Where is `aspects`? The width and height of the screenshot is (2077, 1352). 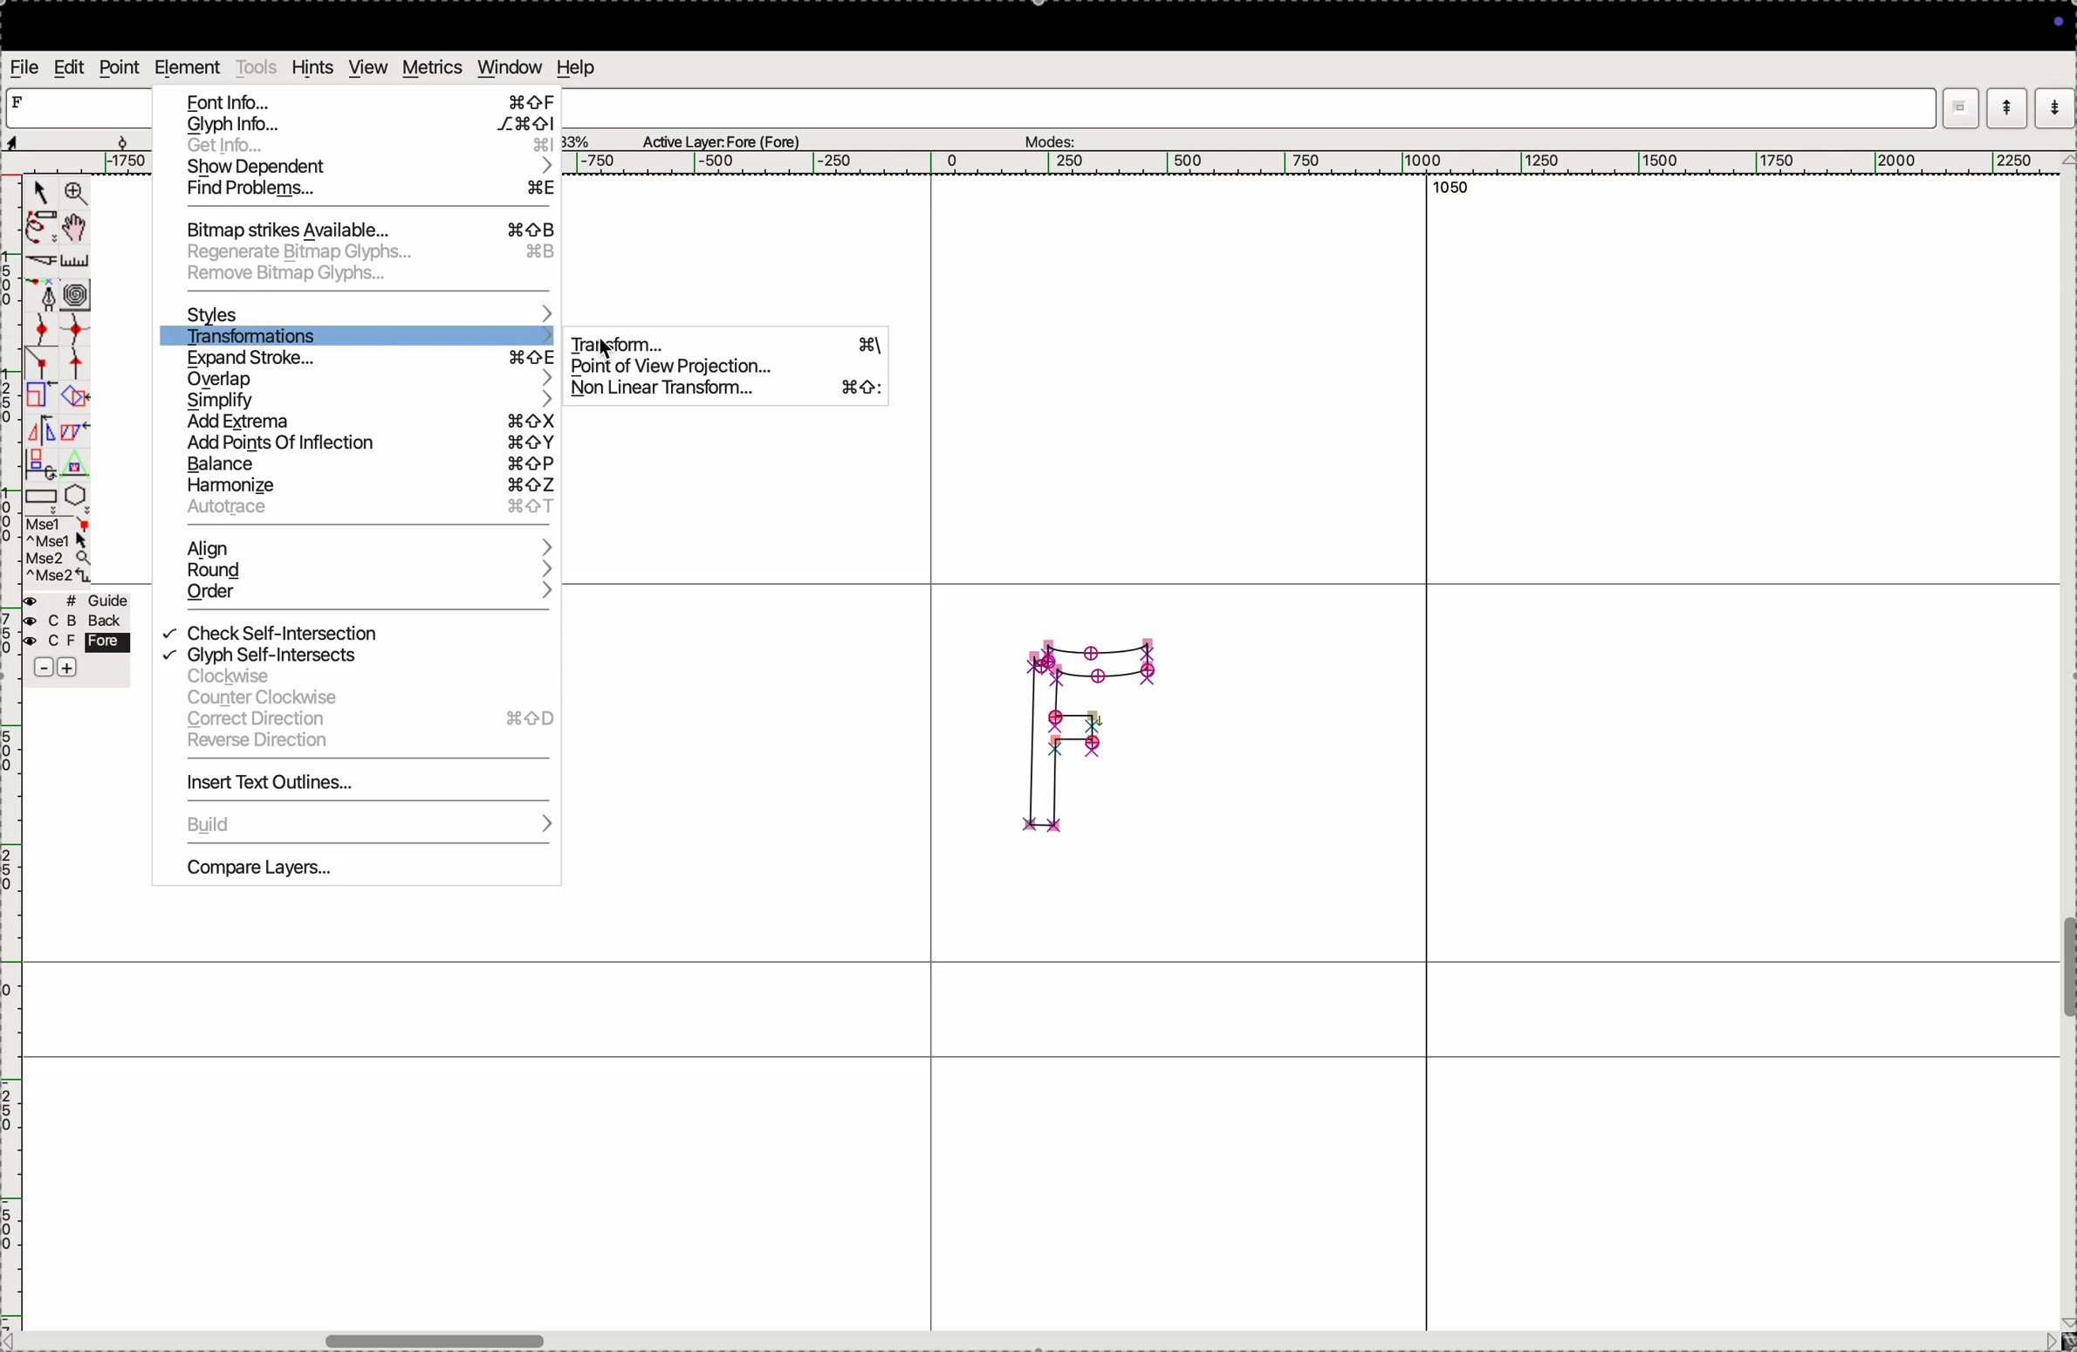
aspects is located at coordinates (64, 138).